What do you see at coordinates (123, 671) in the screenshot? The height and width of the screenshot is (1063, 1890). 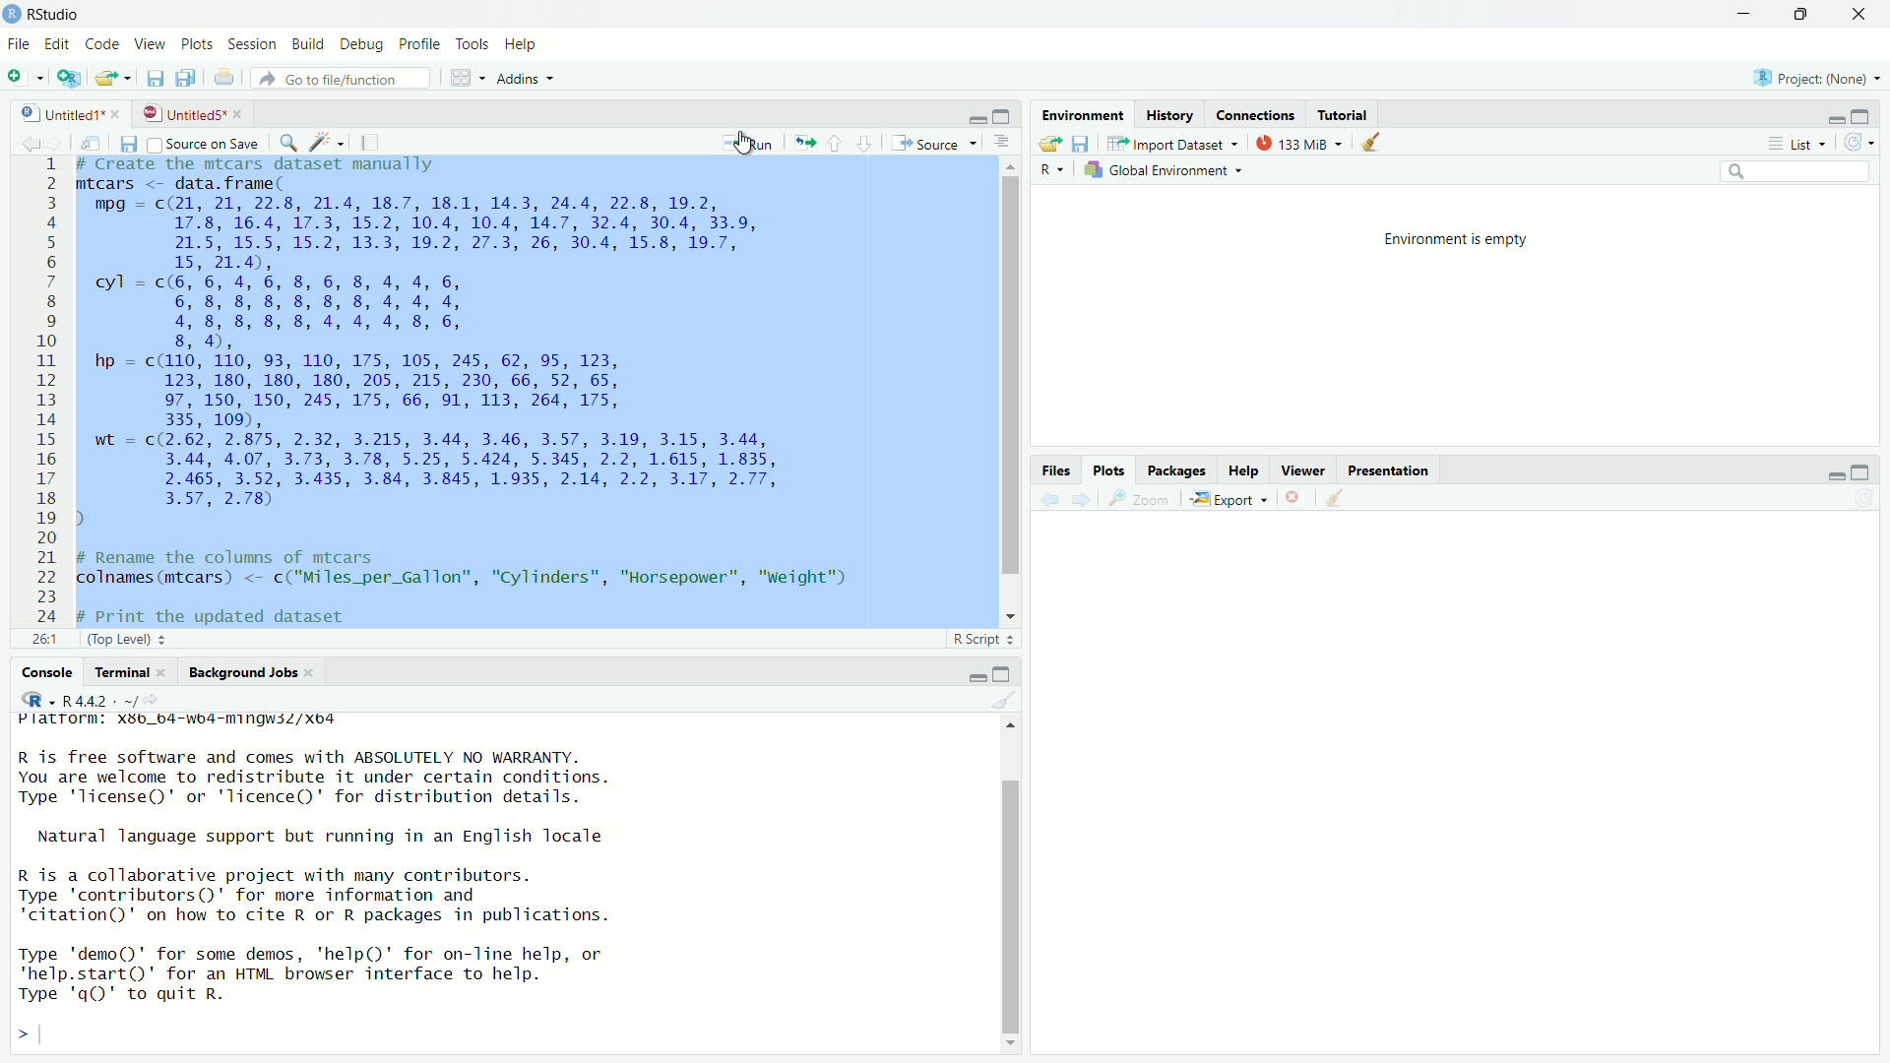 I see `Terminal` at bounding box center [123, 671].